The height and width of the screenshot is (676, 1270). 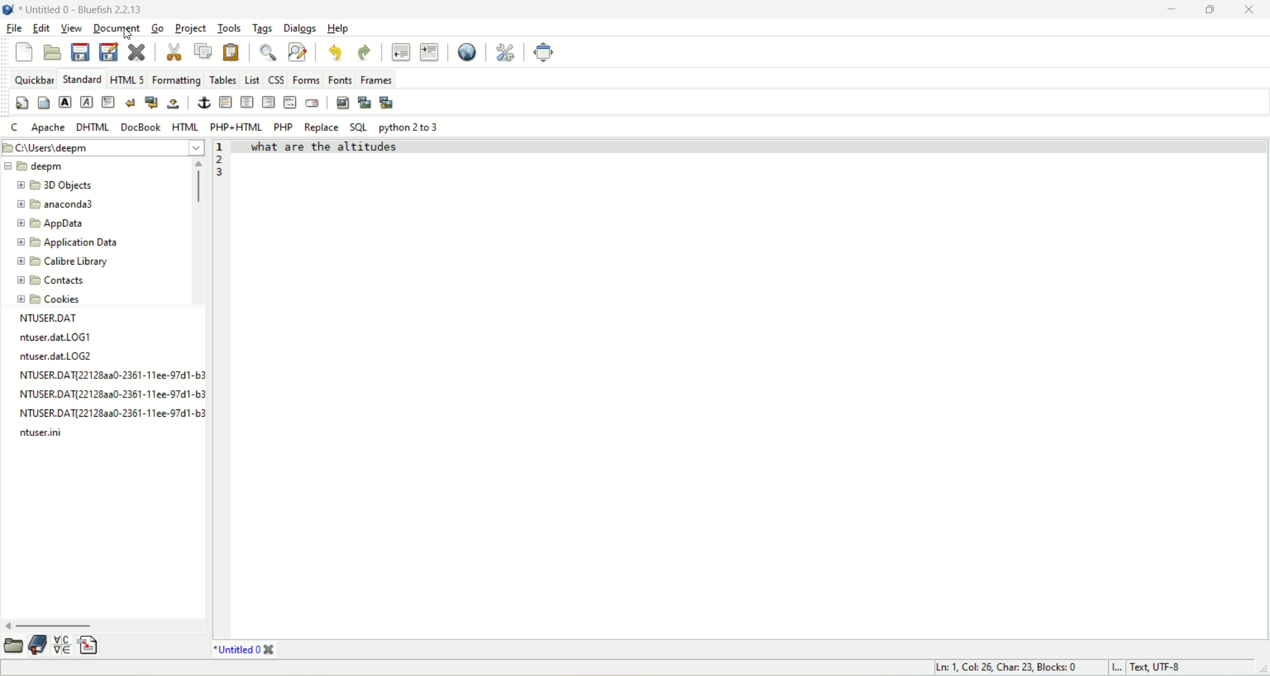 I want to click on CSS, so click(x=276, y=79).